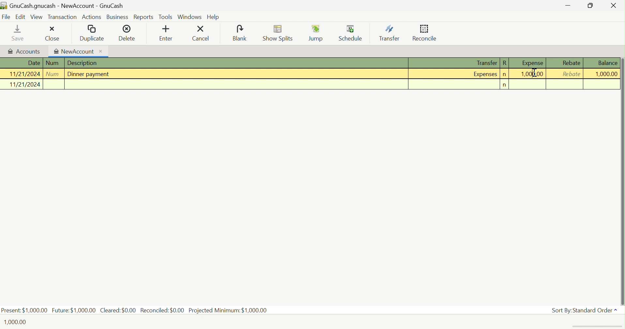 The width and height of the screenshot is (625, 329). Describe the element at coordinates (118, 17) in the screenshot. I see `Business` at that location.